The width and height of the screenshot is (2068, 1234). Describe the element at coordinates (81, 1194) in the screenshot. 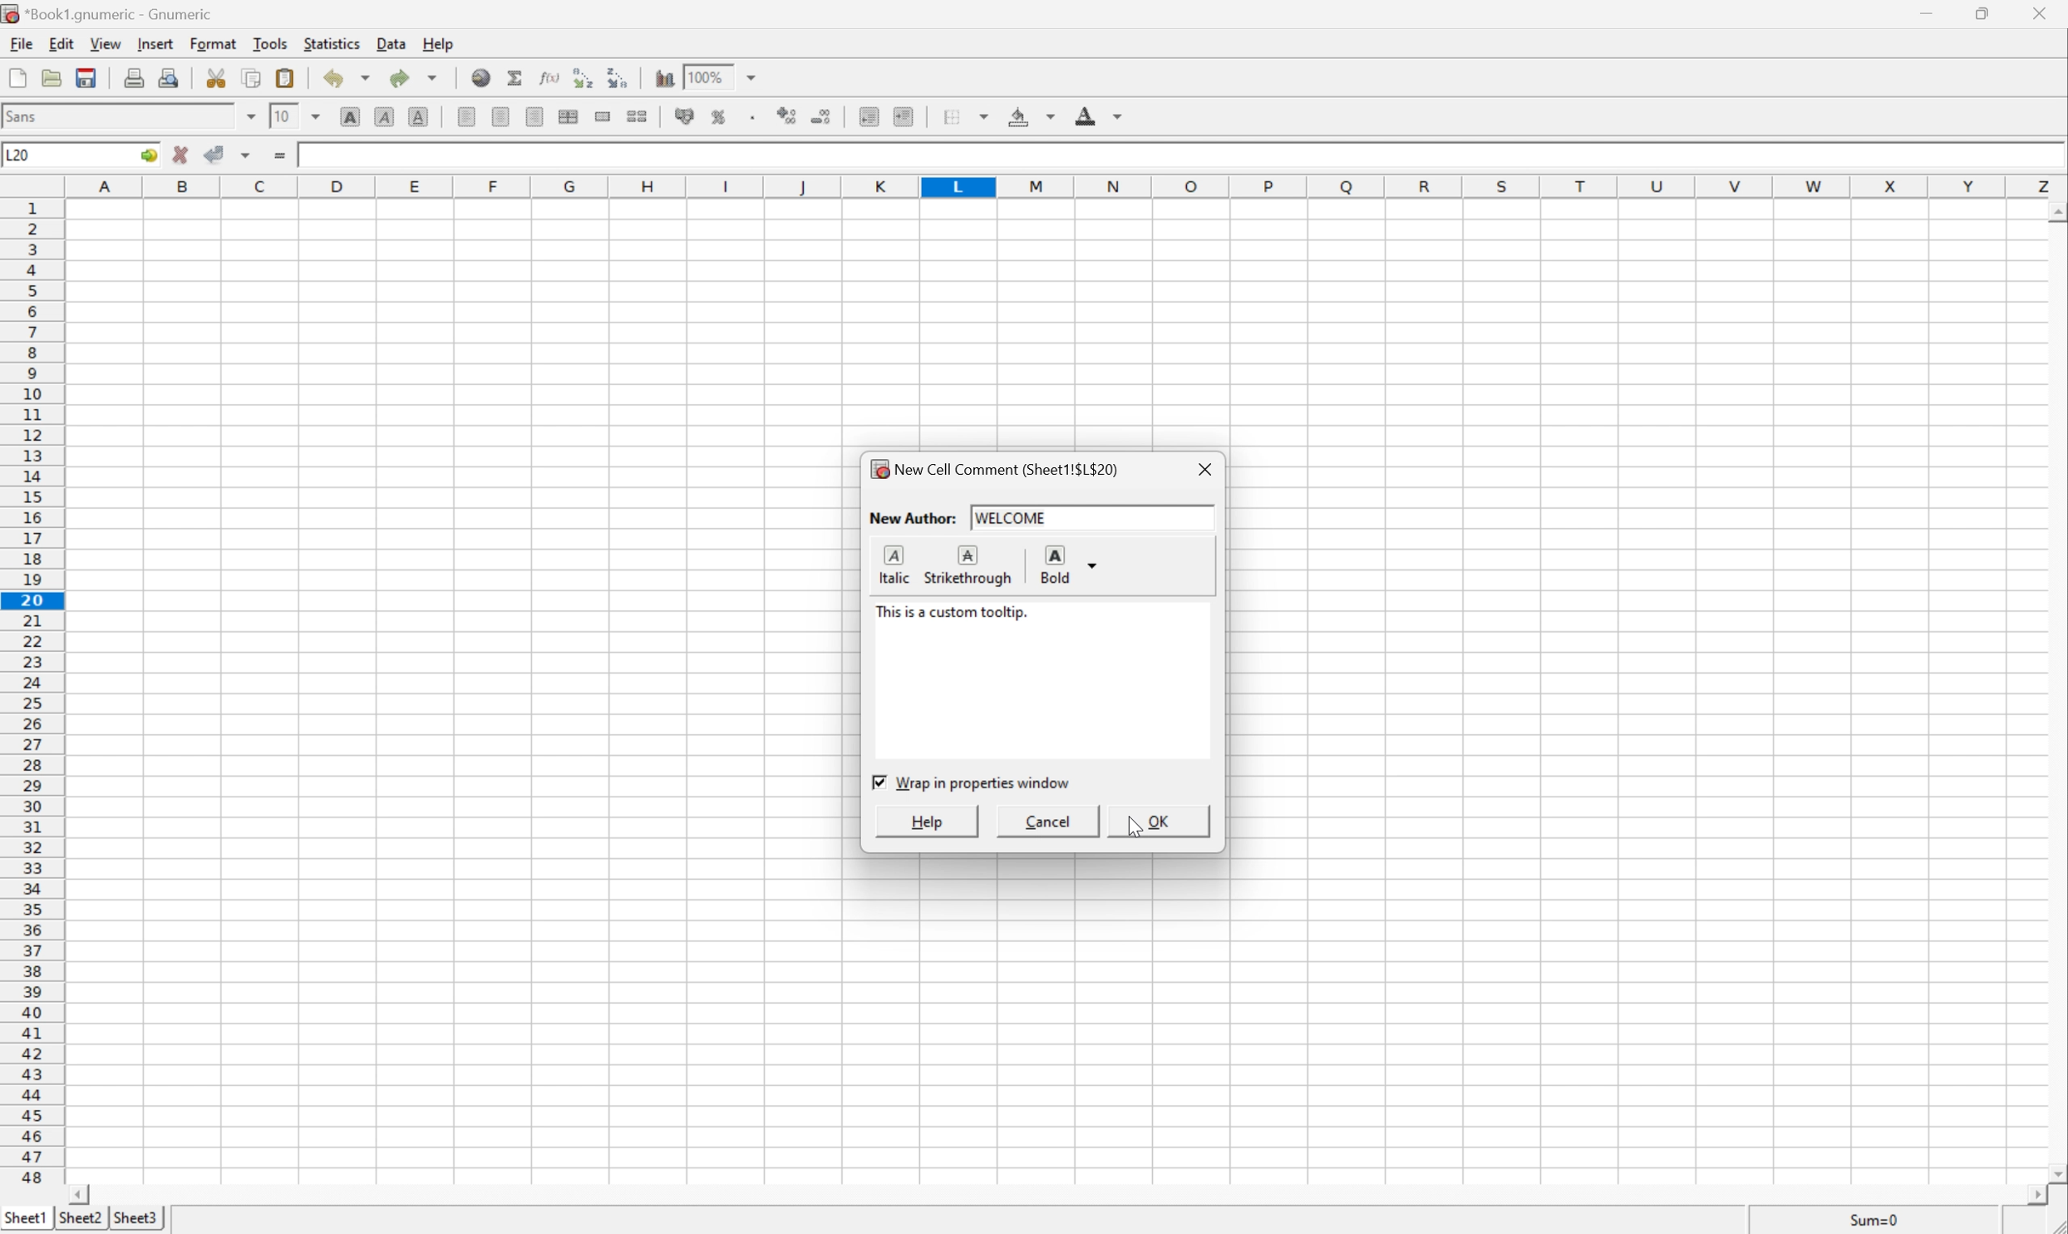

I see `Scroll Left` at that location.